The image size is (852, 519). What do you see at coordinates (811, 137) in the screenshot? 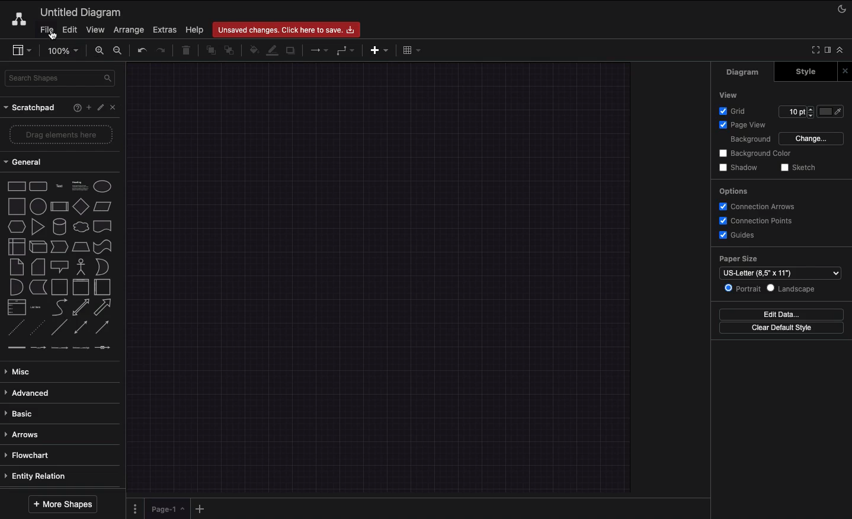
I see `Change` at bounding box center [811, 137].